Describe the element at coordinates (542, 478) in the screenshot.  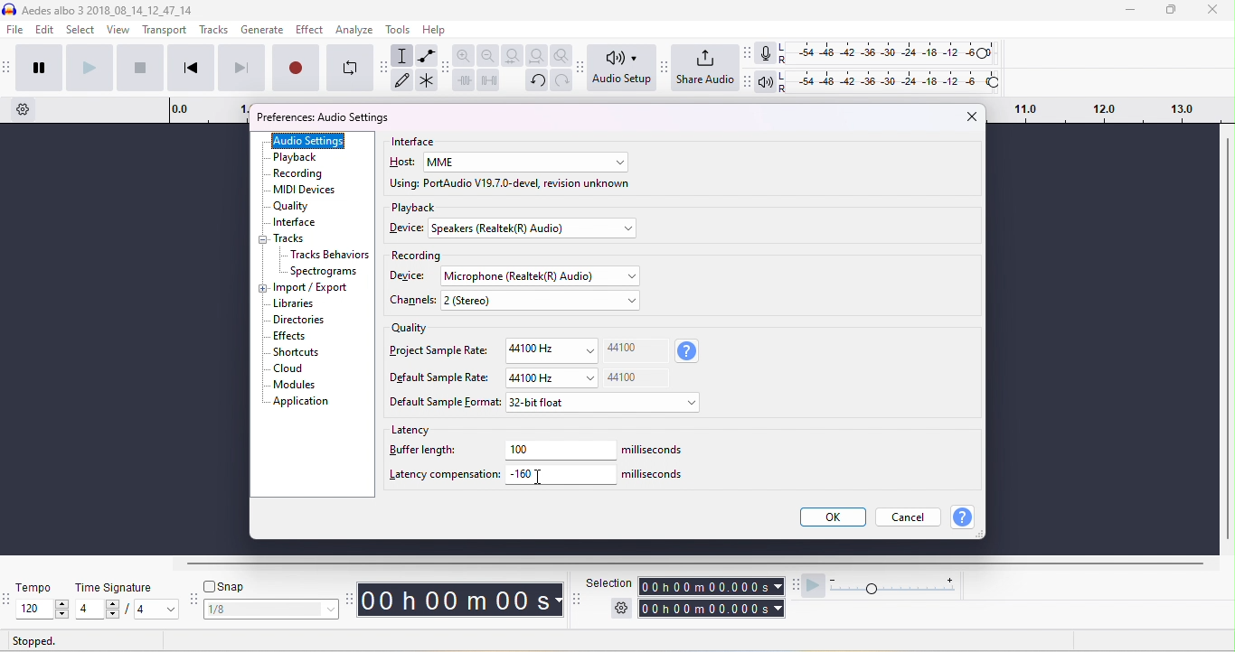
I see `typing cursor on latency compensation` at that location.